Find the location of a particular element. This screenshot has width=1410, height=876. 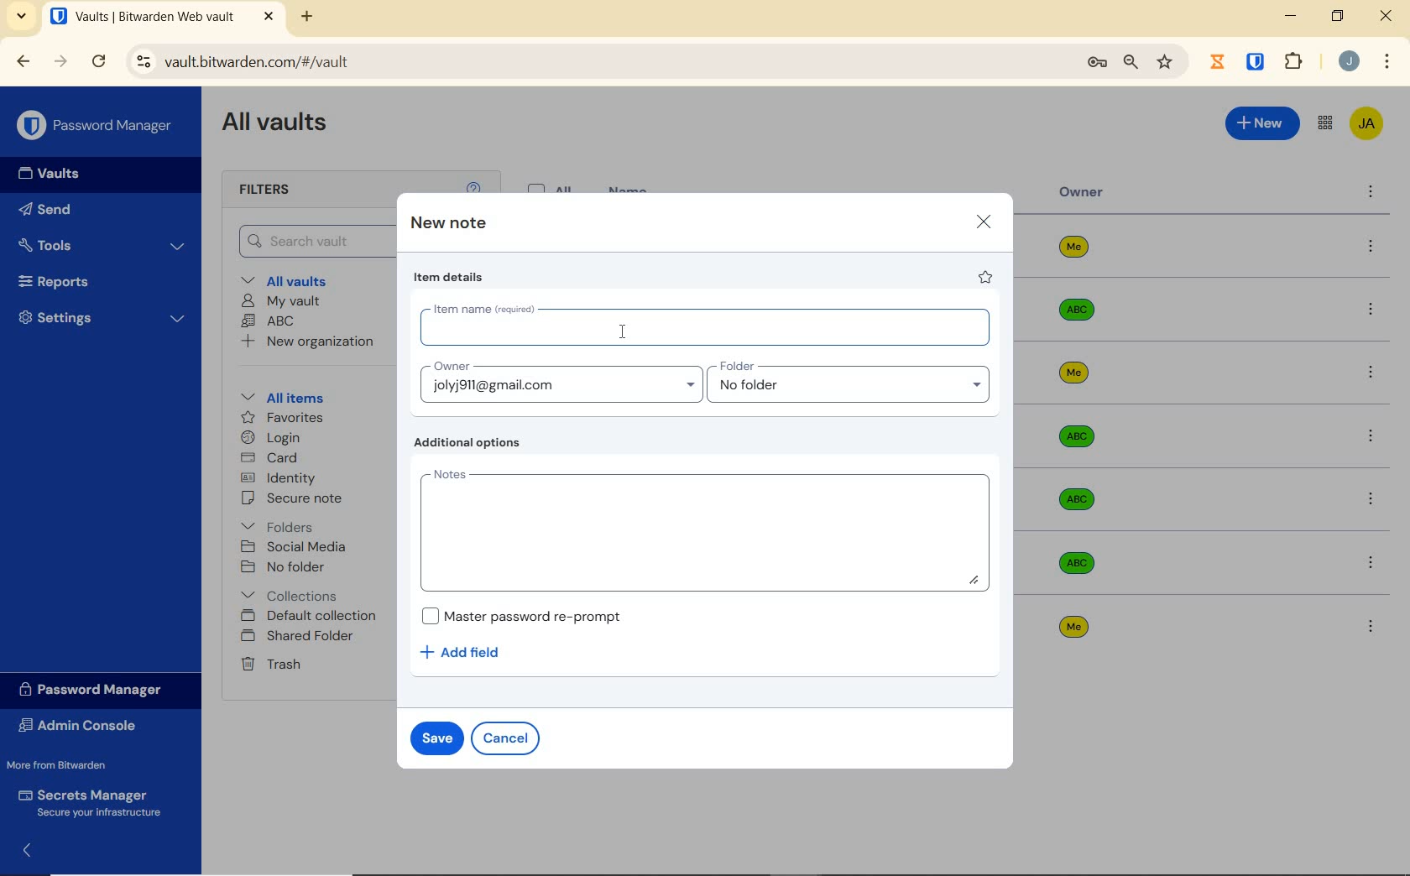

My Vault is located at coordinates (283, 301).